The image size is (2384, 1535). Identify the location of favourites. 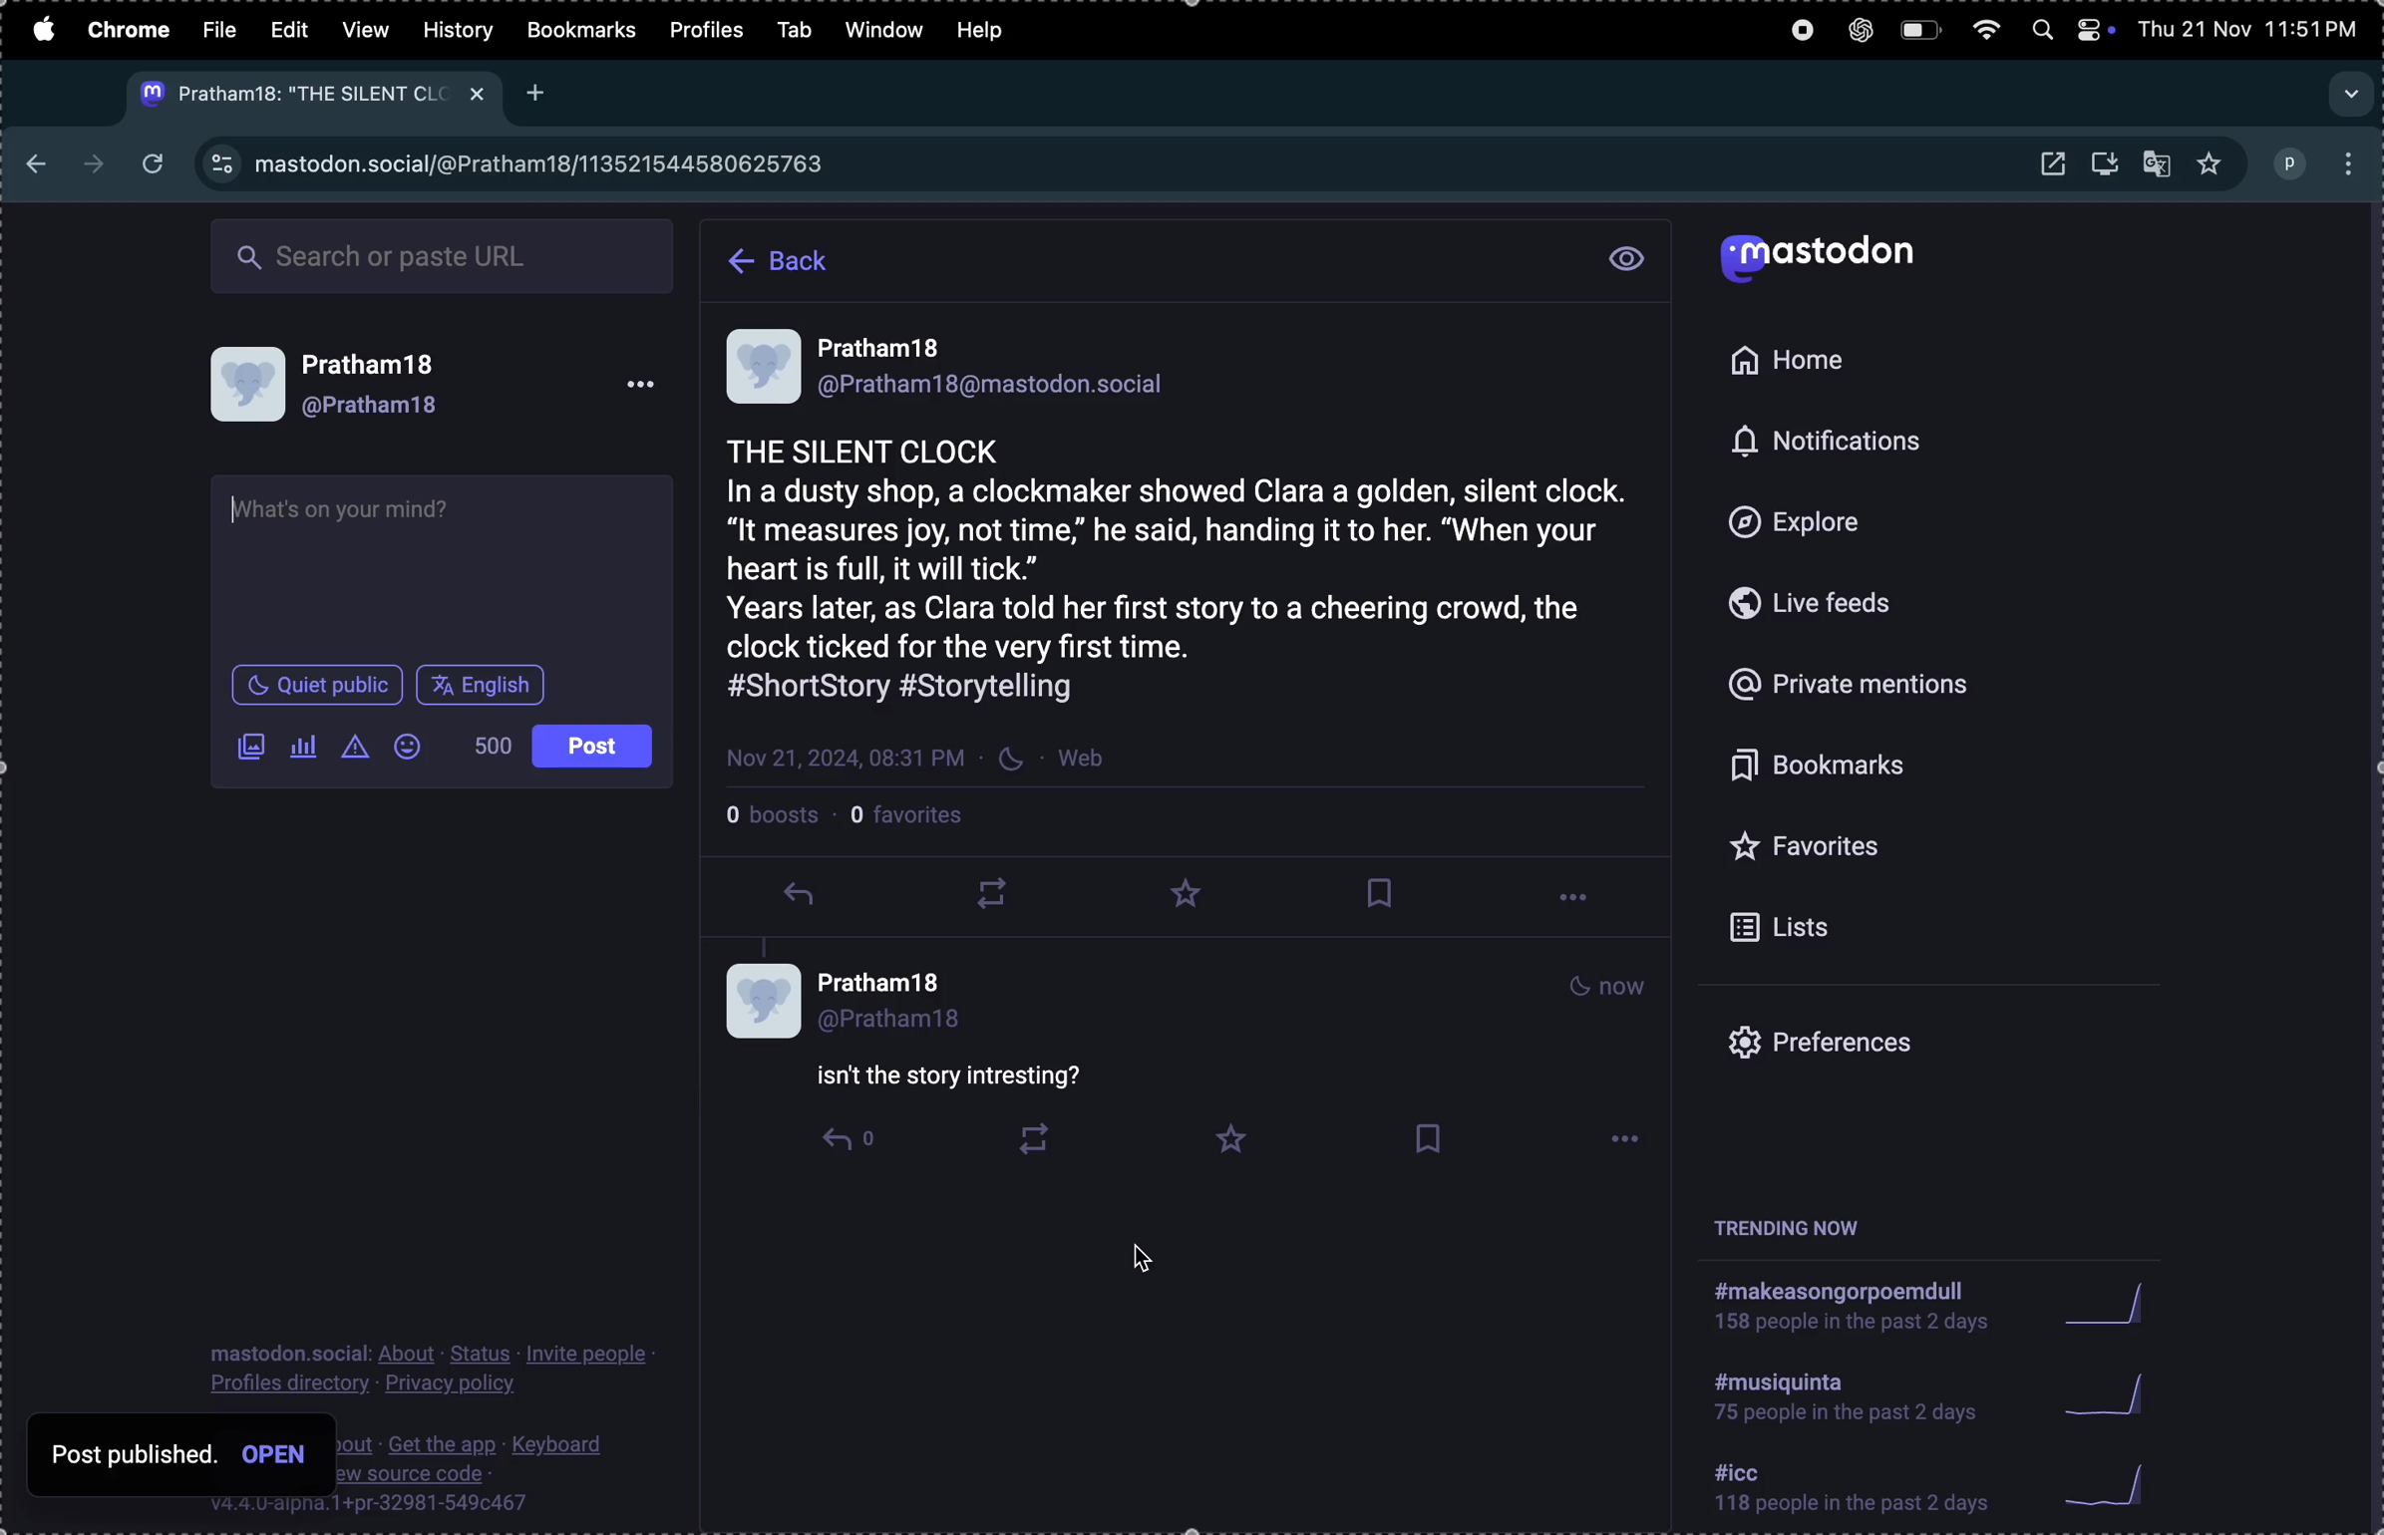
(2209, 165).